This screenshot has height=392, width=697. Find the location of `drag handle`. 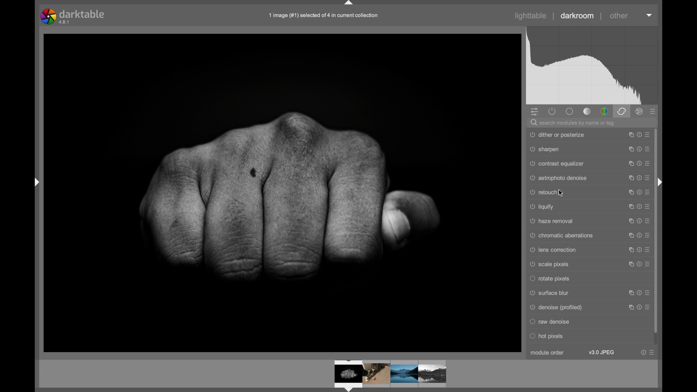

drag handle is located at coordinates (36, 182).